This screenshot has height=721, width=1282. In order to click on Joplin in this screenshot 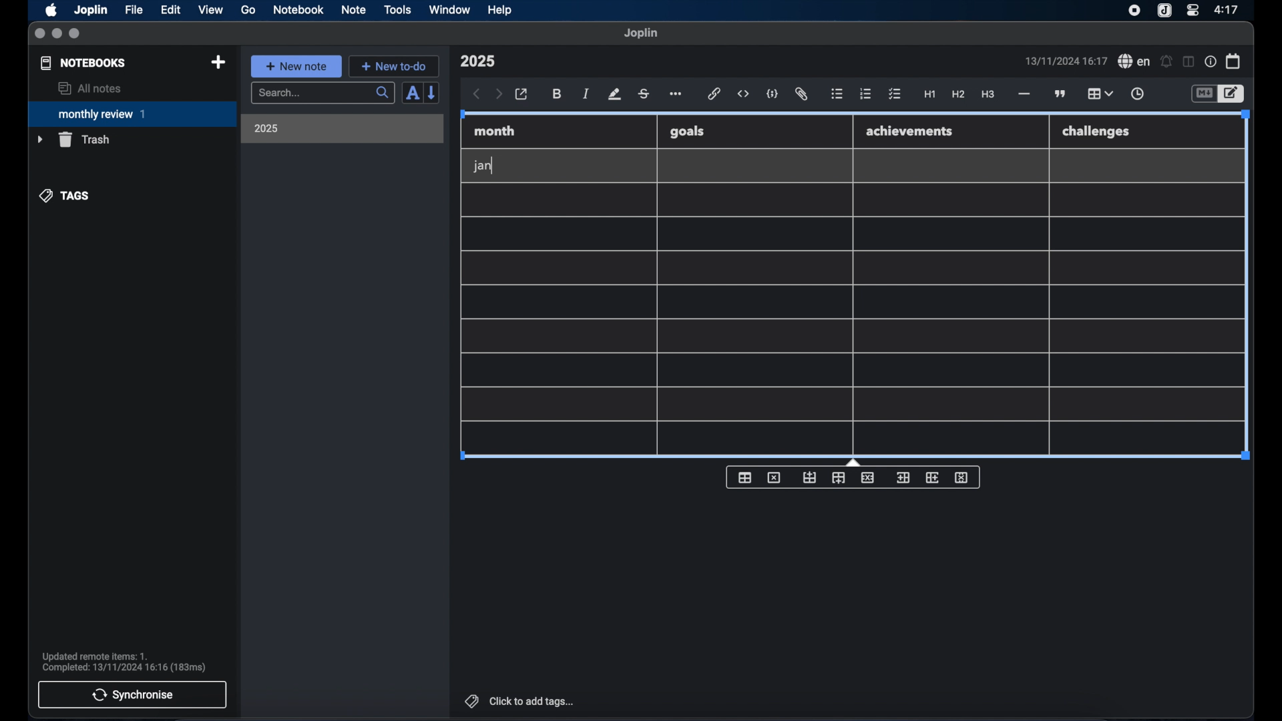, I will do `click(92, 11)`.